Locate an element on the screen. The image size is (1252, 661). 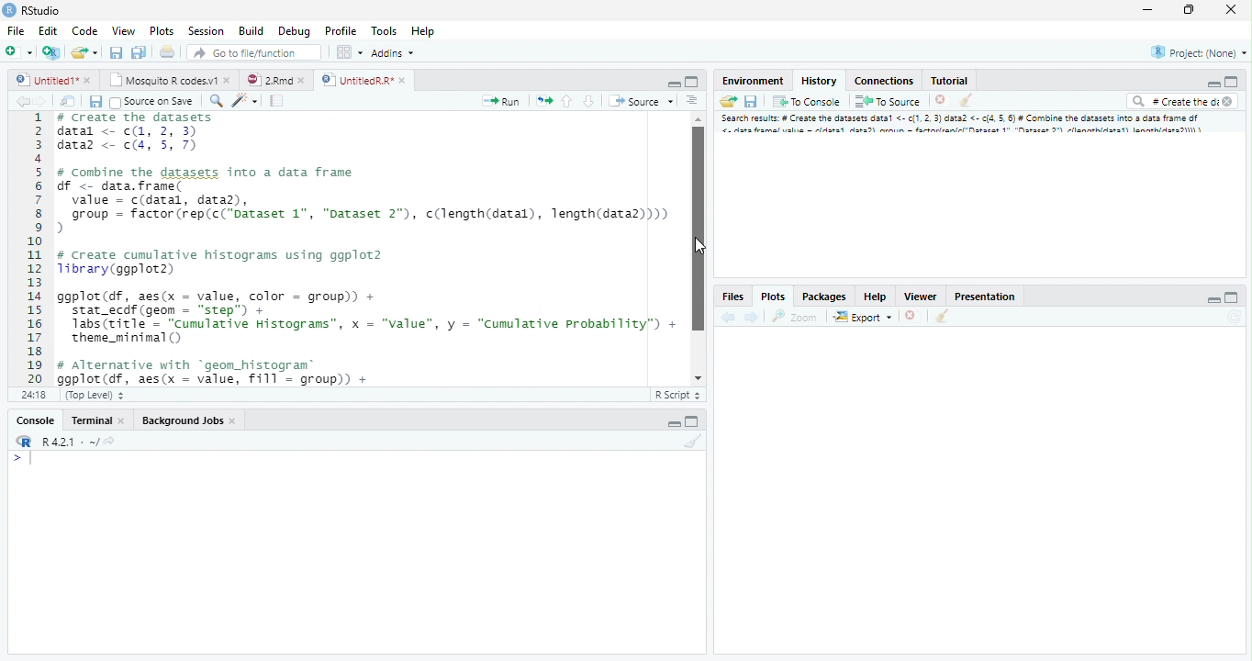
Plots is located at coordinates (162, 32).